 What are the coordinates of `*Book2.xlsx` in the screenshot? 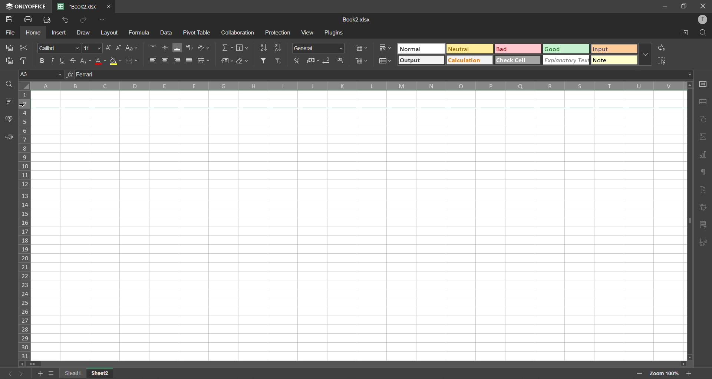 It's located at (79, 6).